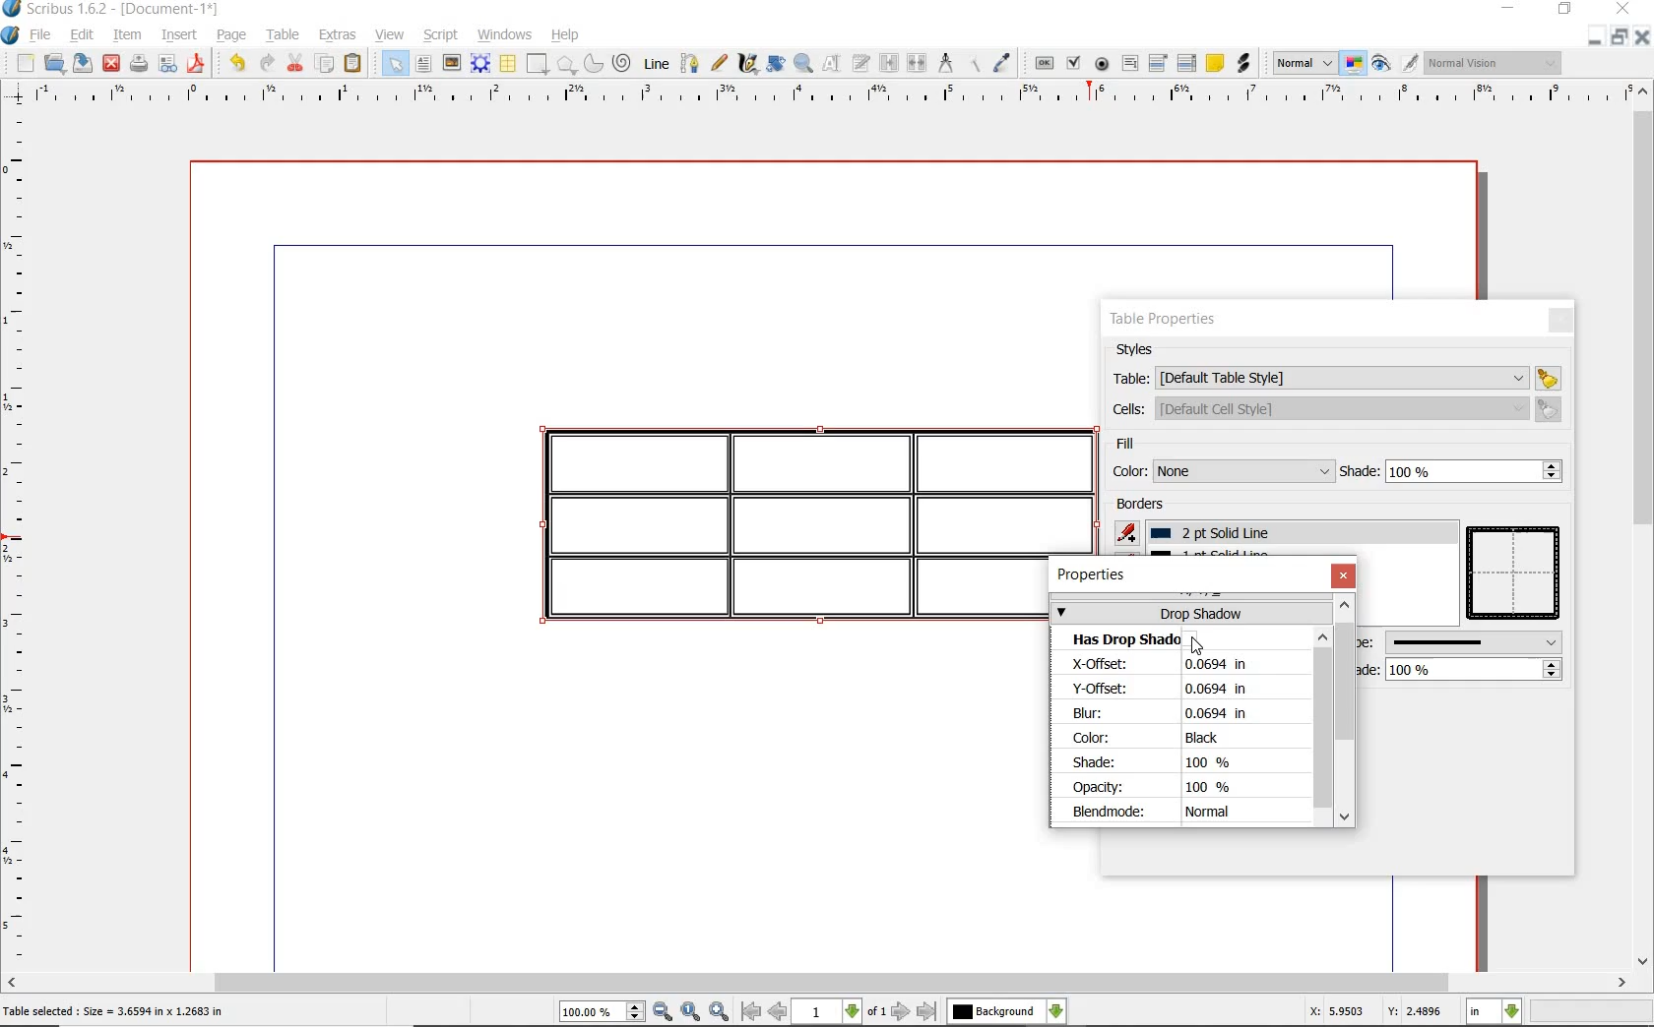  I want to click on edit in preview mode, so click(1409, 64).